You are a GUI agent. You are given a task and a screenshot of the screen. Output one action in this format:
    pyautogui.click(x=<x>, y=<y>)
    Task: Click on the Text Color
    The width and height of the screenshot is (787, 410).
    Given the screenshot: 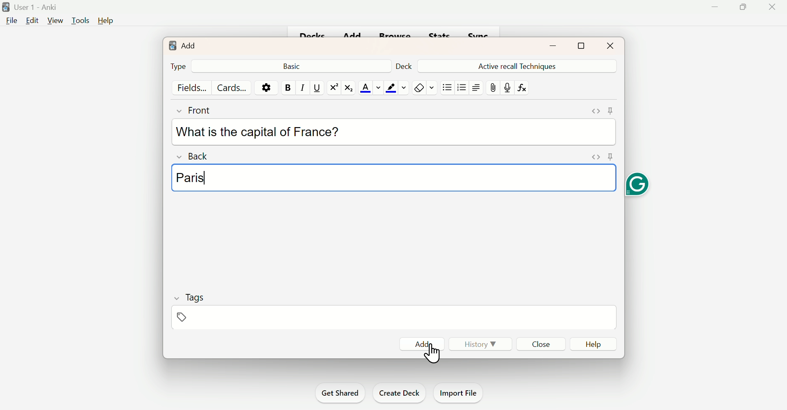 What is the action you would take?
    pyautogui.click(x=368, y=87)
    